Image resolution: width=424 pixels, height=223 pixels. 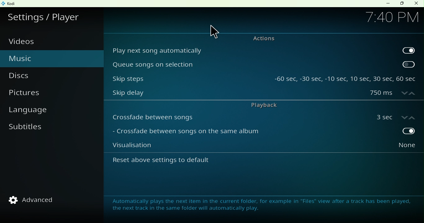 What do you see at coordinates (260, 38) in the screenshot?
I see `Actions` at bounding box center [260, 38].